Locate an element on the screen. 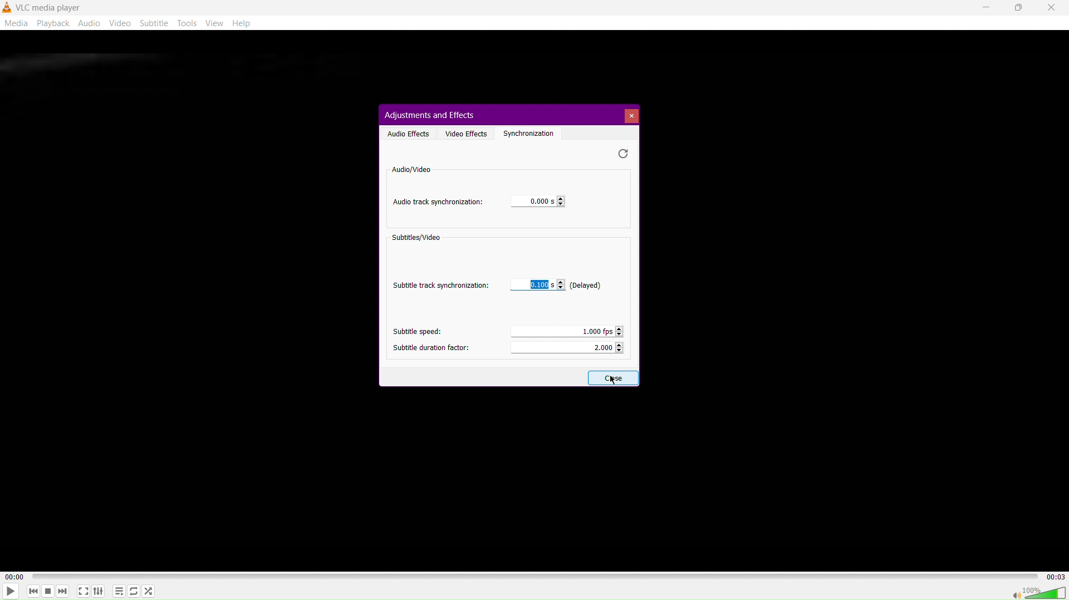  Speed value is located at coordinates (566, 330).